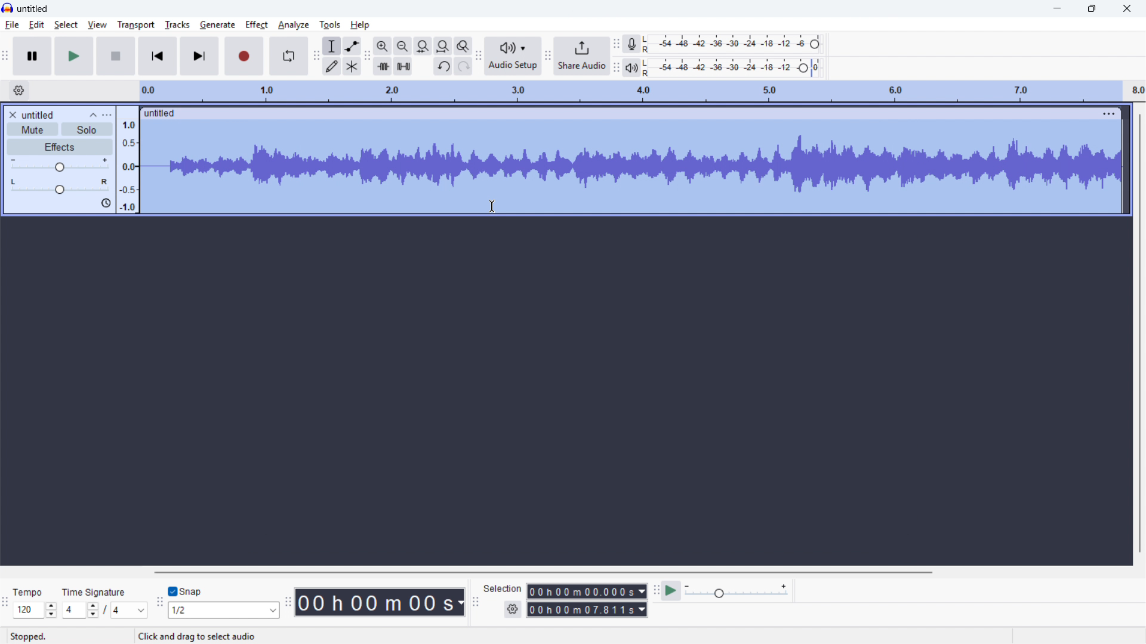  Describe the element at coordinates (588, 610) in the screenshot. I see `Selection end time ` at that location.